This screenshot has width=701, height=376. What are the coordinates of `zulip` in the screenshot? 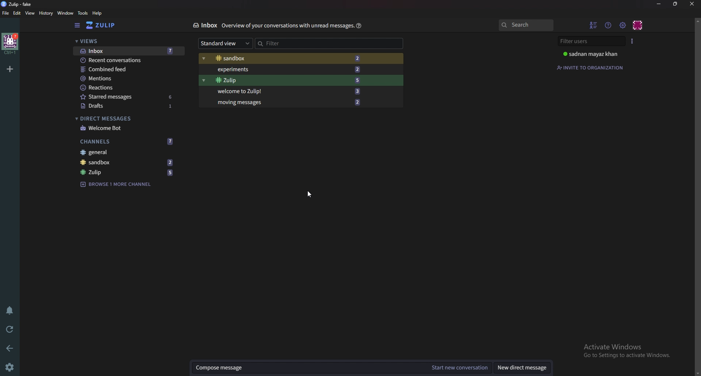 It's located at (105, 26).